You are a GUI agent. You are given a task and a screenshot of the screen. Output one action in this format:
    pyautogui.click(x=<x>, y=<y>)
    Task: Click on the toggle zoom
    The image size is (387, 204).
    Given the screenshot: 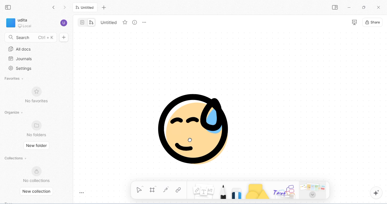 What is the action you would take?
    pyautogui.click(x=82, y=192)
    